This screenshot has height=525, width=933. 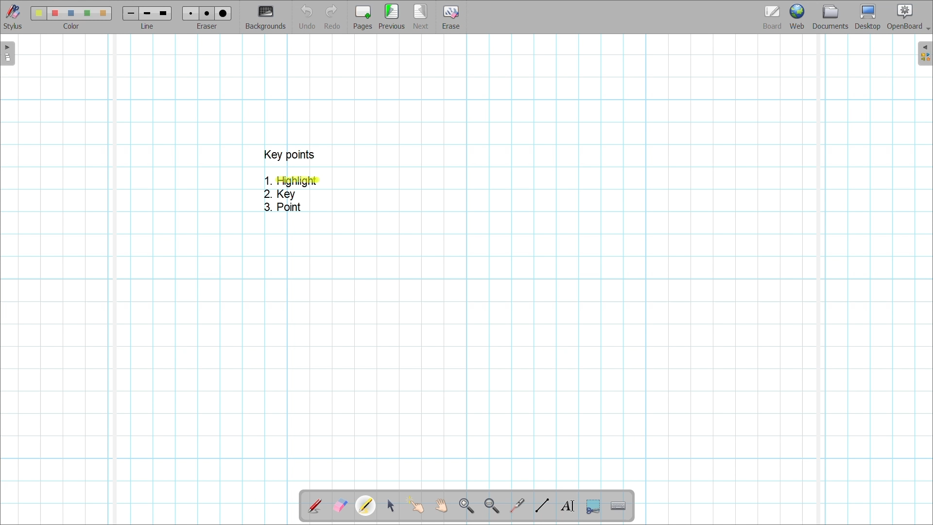 I want to click on key points, so click(x=289, y=155).